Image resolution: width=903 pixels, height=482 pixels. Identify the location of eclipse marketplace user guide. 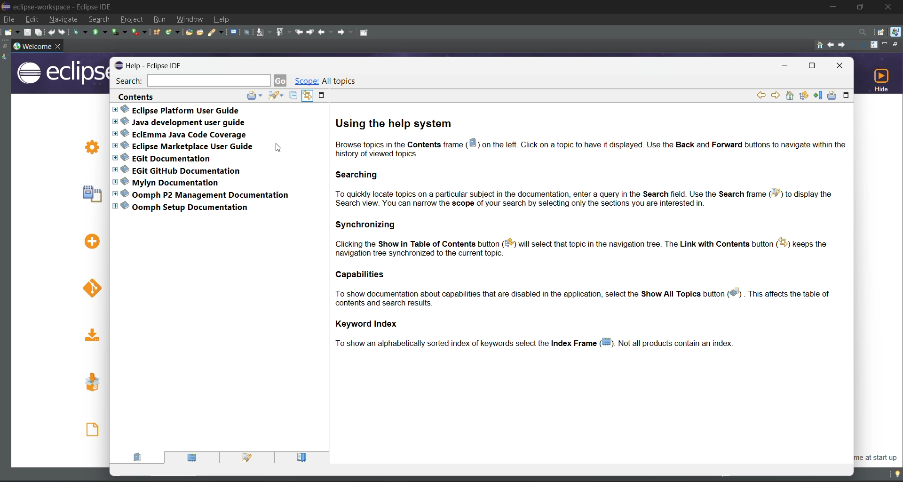
(184, 146).